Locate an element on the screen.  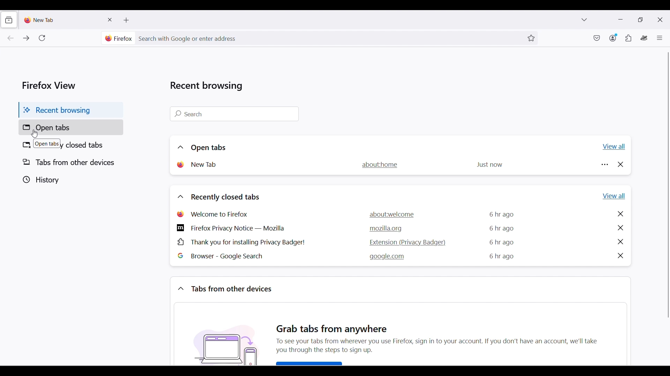
Current tab is located at coordinates (63, 19).